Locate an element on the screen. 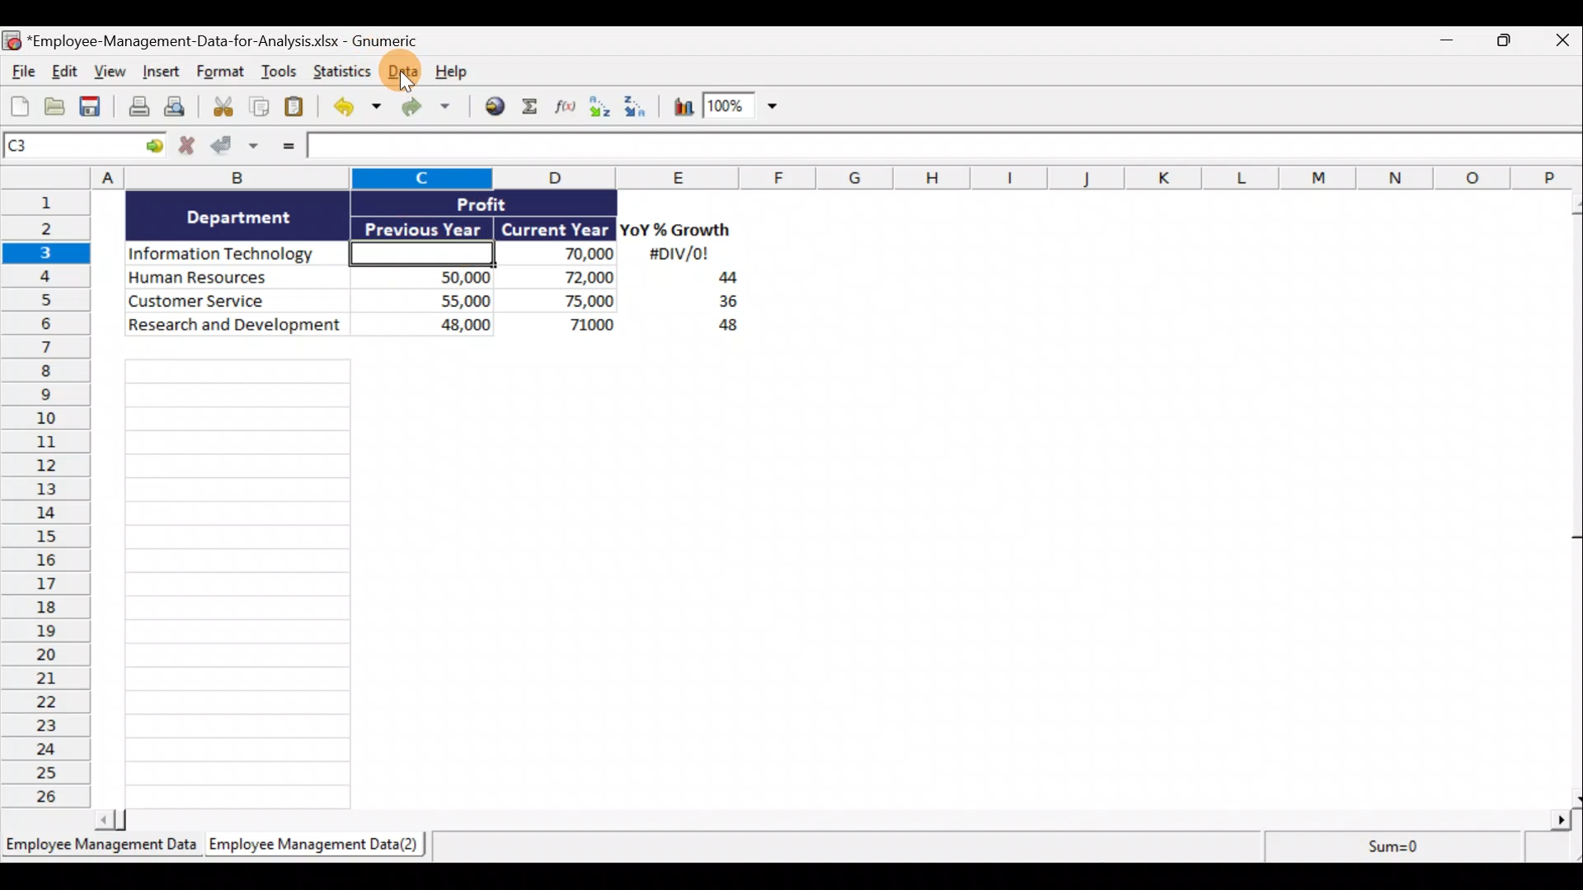 The image size is (1583, 890). Tools is located at coordinates (279, 73).